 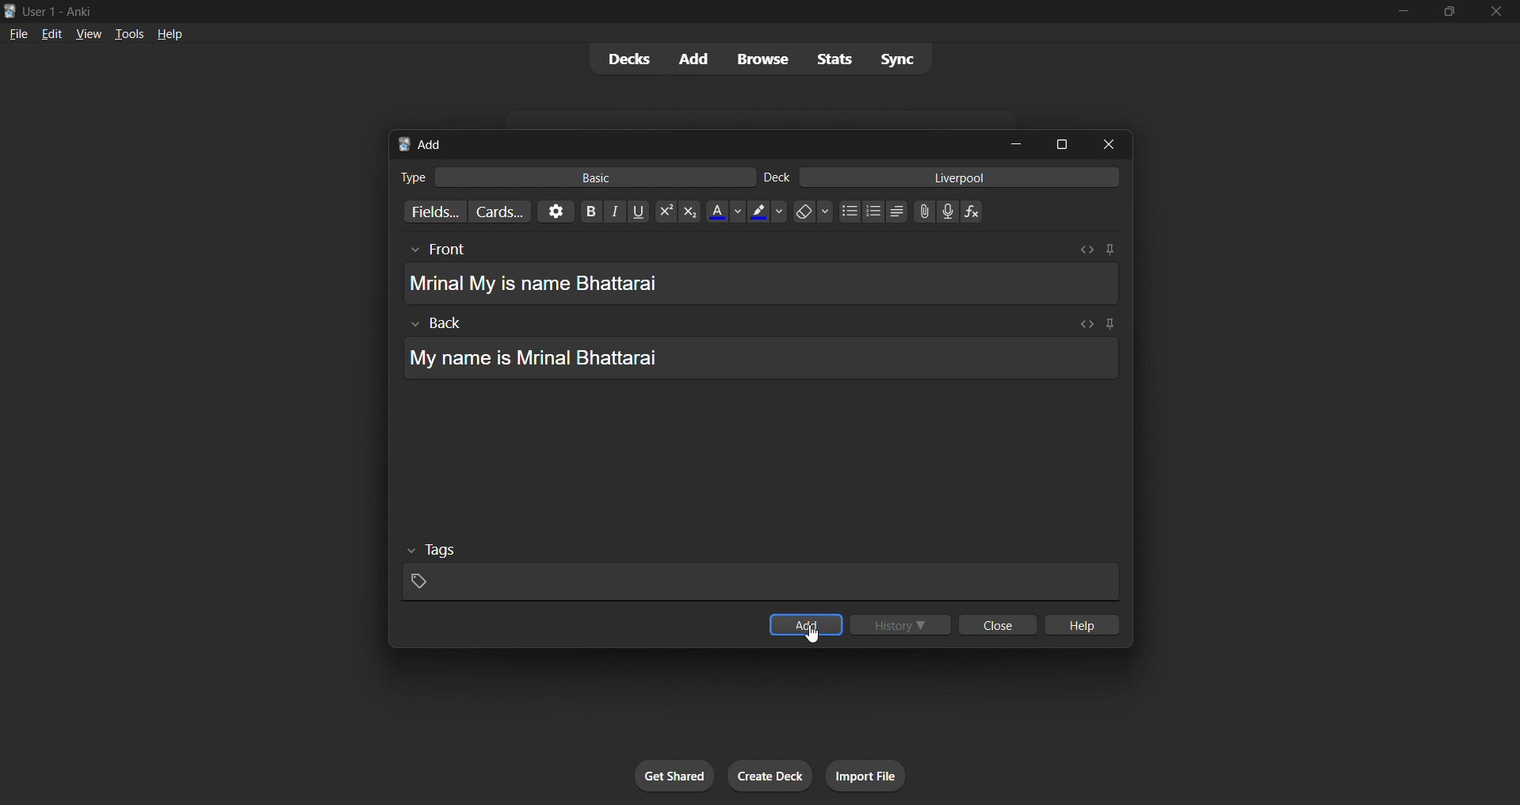 I want to click on erase formatting, so click(x=808, y=212).